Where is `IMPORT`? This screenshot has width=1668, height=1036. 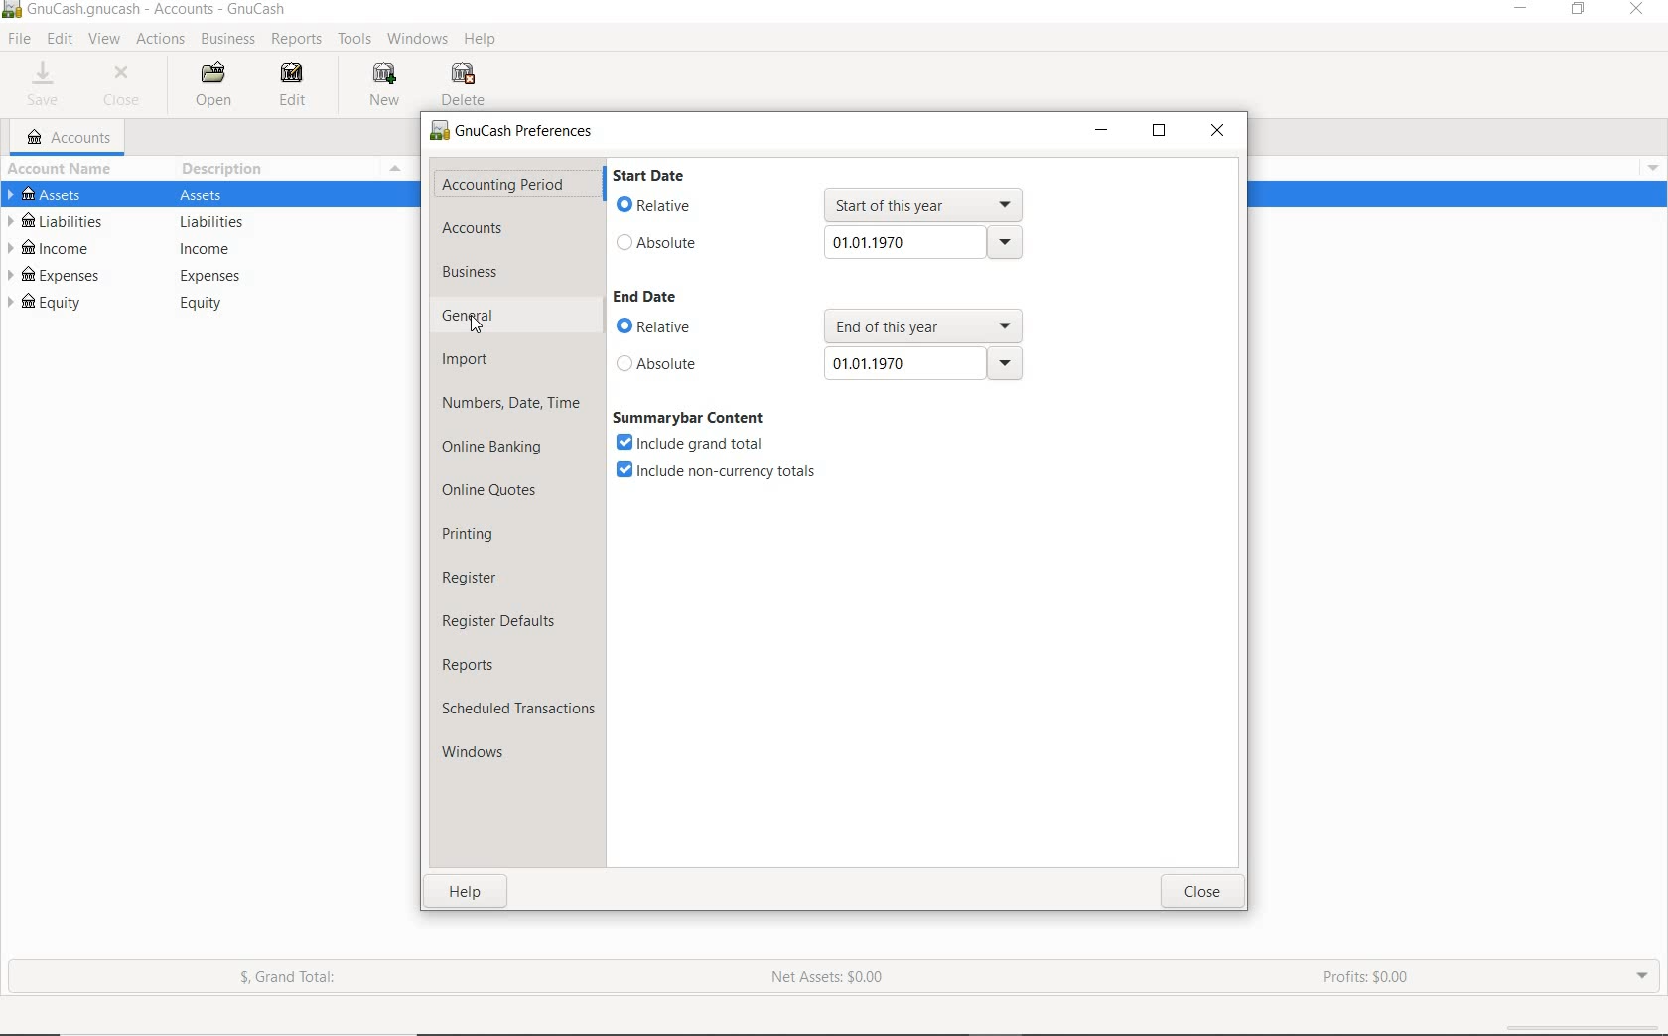
IMPORT is located at coordinates (466, 358).